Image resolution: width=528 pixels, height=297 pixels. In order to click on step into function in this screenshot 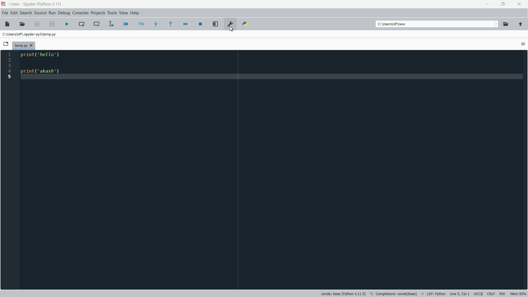, I will do `click(156, 24)`.